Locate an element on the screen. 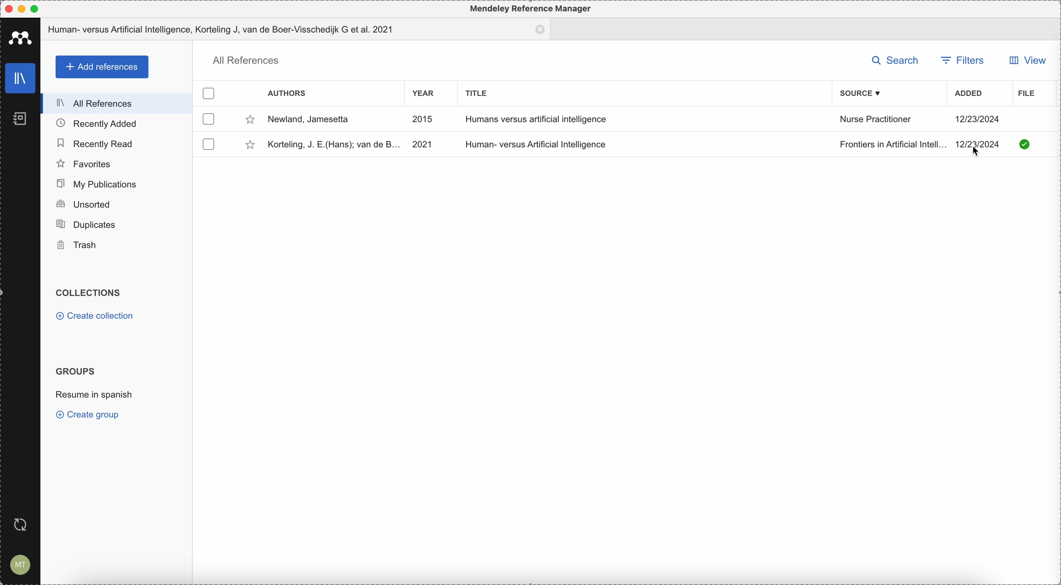 Image resolution: width=1061 pixels, height=585 pixels. favorite is located at coordinates (245, 145).